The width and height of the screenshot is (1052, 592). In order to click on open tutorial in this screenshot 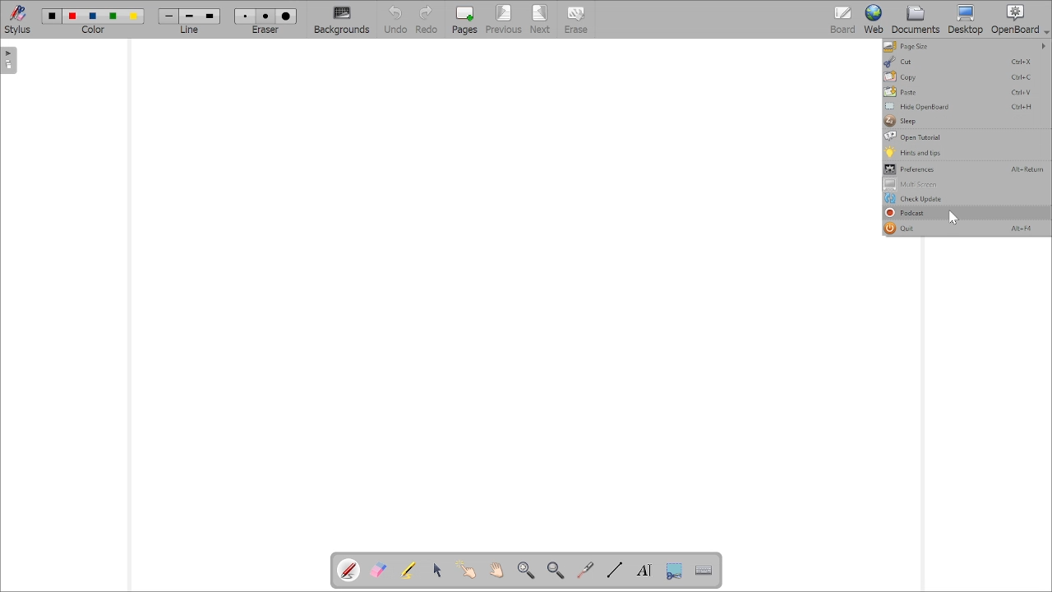, I will do `click(965, 136)`.